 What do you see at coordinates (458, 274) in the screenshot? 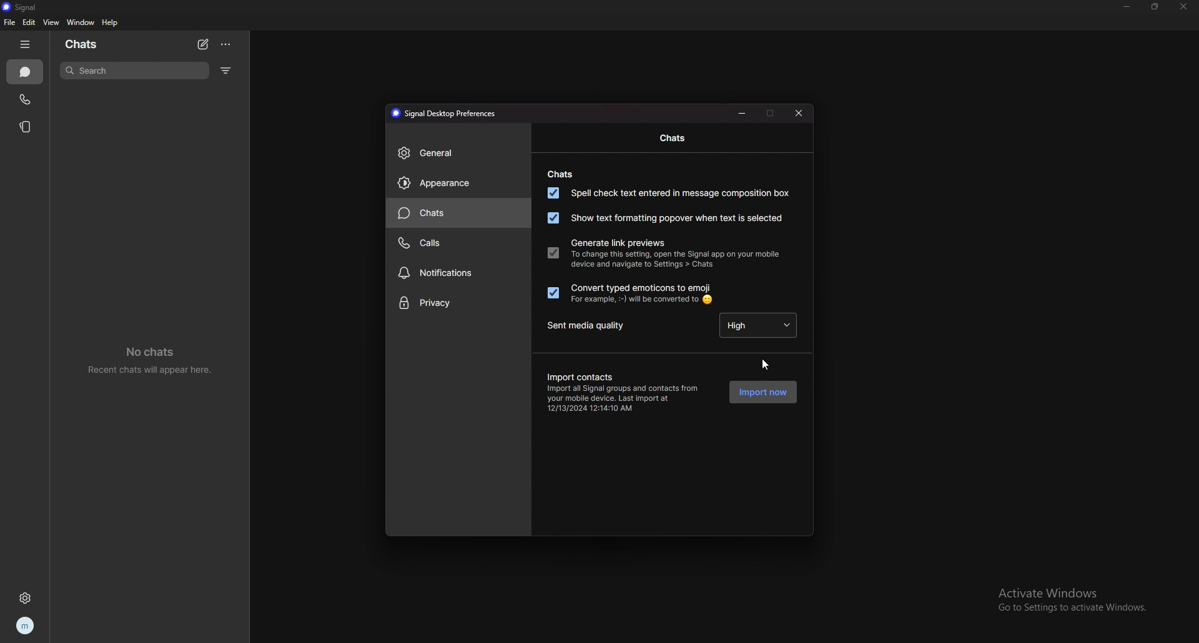
I see `notifications` at bounding box center [458, 274].